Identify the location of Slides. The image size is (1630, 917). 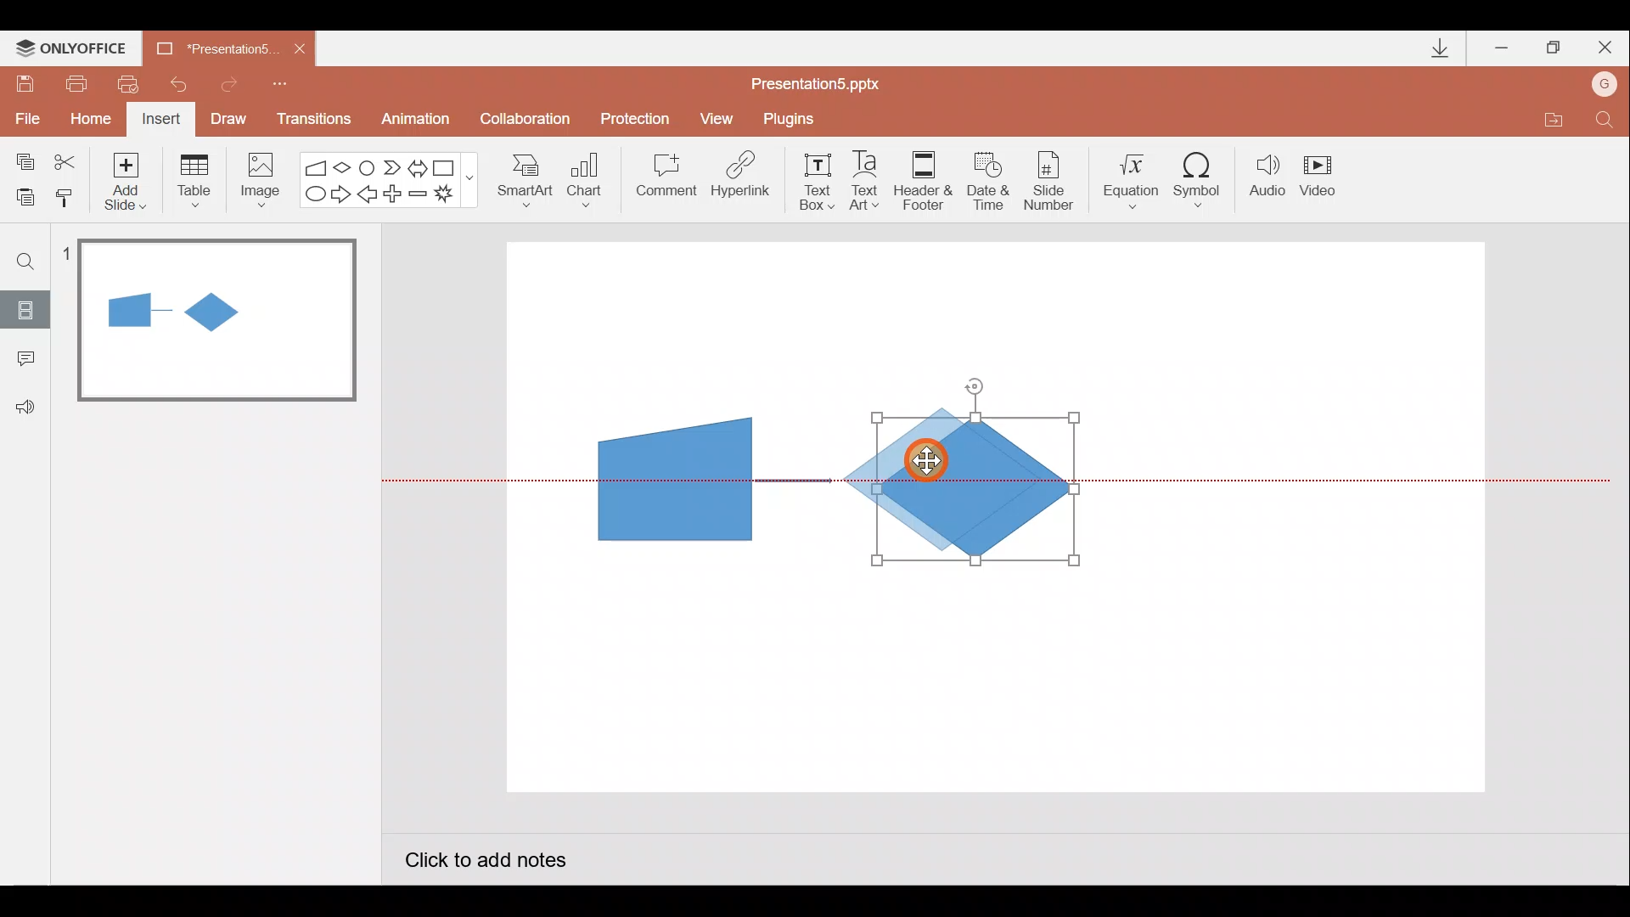
(25, 309).